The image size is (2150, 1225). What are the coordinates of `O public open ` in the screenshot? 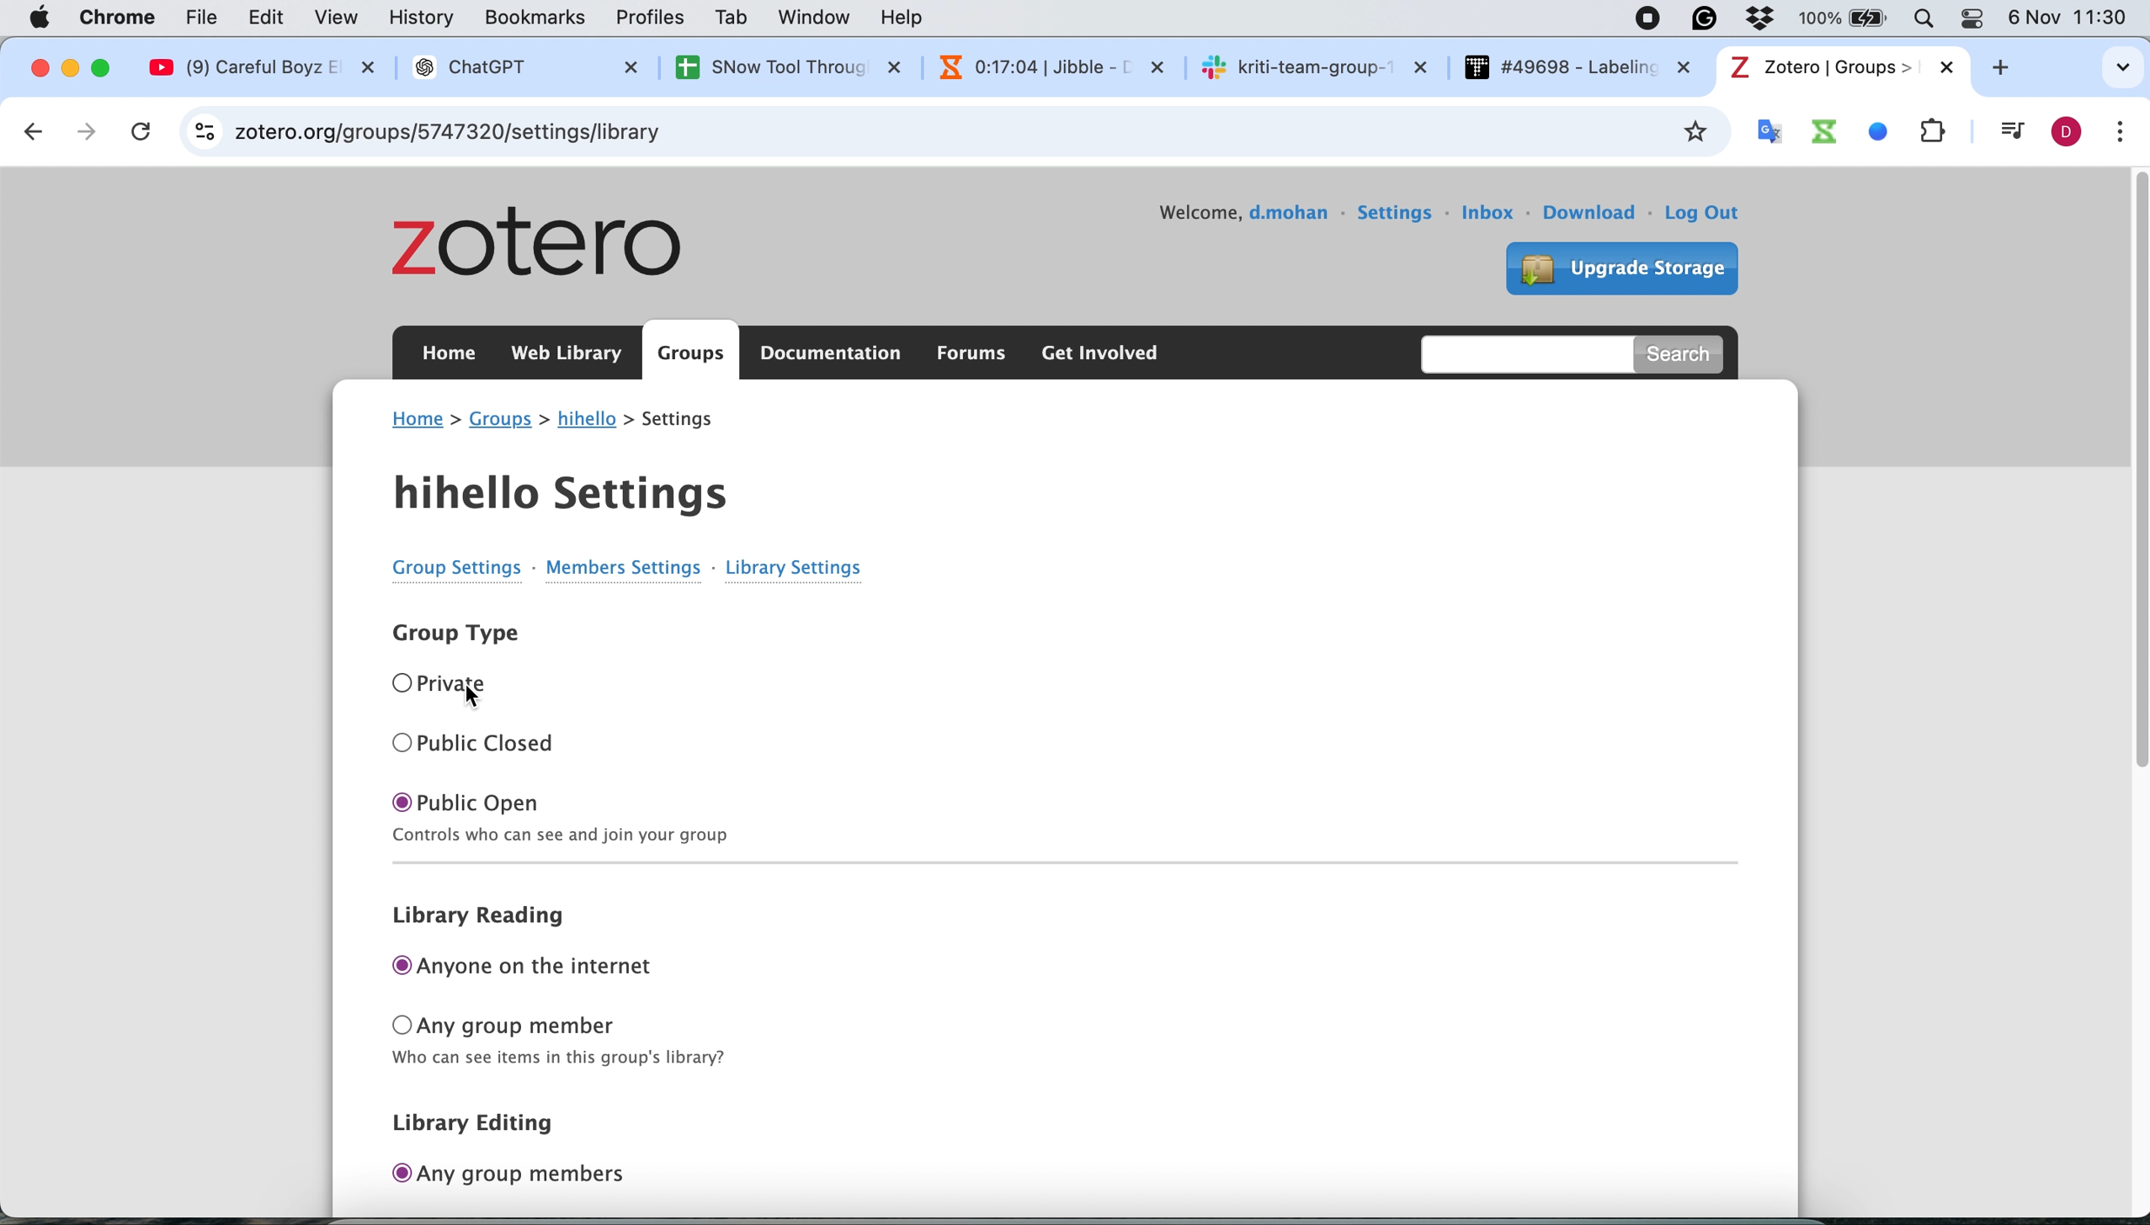 It's located at (555, 799).